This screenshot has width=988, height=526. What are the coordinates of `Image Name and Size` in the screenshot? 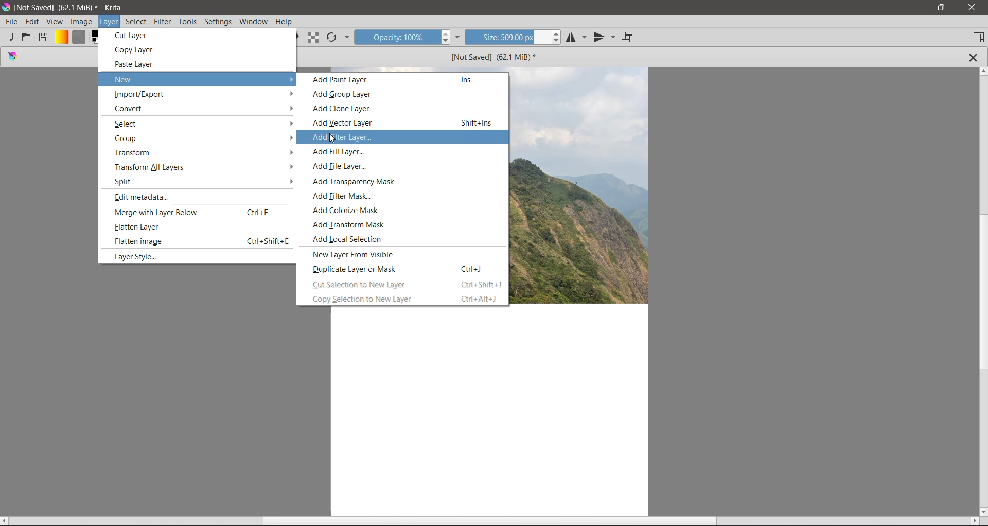 It's located at (492, 57).